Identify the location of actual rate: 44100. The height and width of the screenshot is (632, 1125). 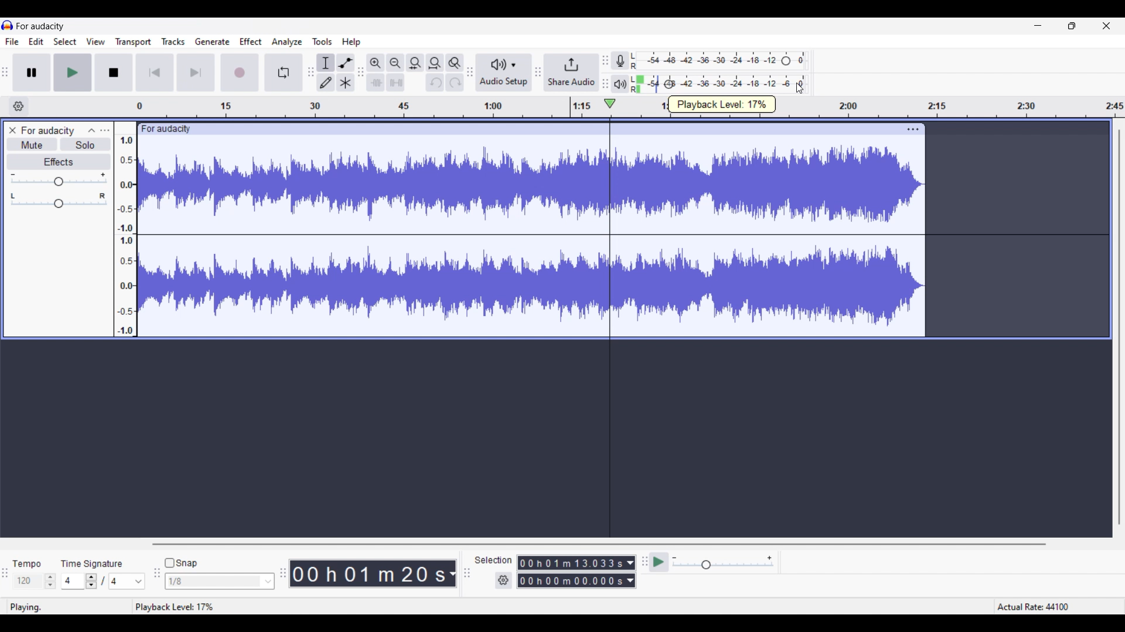
(1032, 606).